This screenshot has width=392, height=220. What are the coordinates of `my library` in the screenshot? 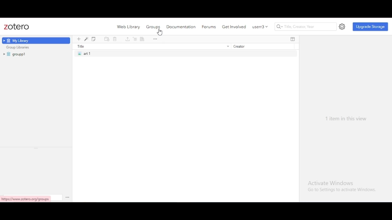 It's located at (36, 41).